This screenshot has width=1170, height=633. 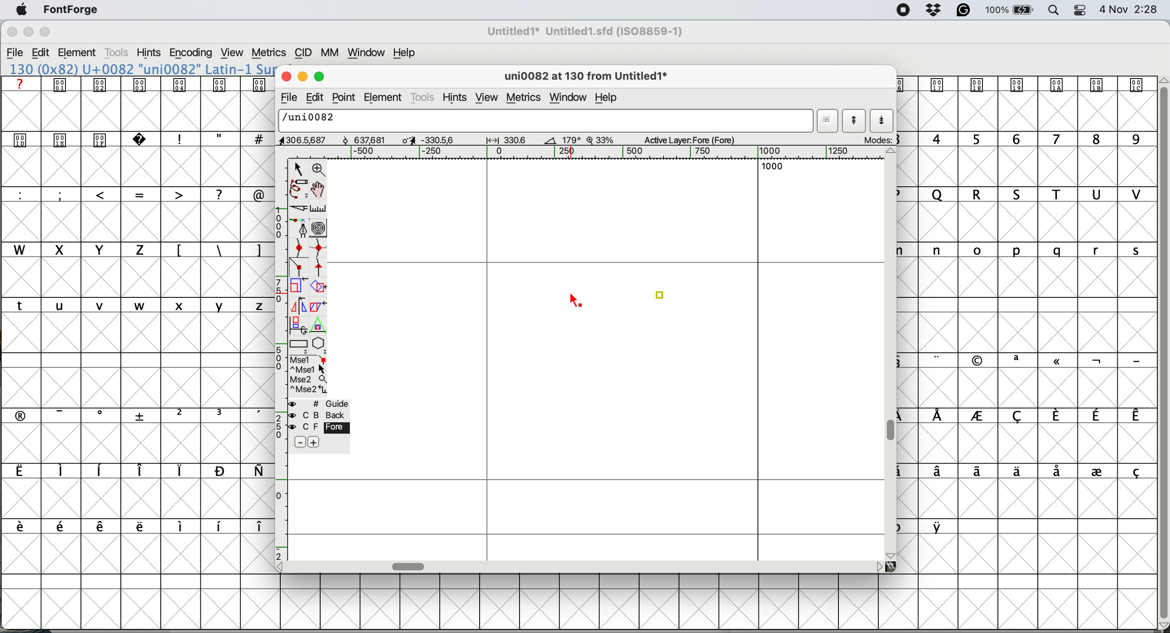 What do you see at coordinates (423, 99) in the screenshot?
I see `tools` at bounding box center [423, 99].